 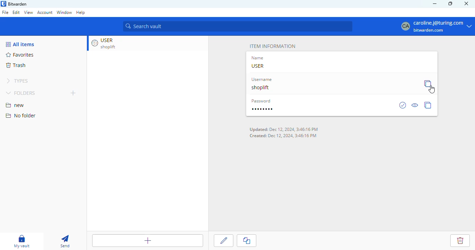 I want to click on username, so click(x=262, y=80).